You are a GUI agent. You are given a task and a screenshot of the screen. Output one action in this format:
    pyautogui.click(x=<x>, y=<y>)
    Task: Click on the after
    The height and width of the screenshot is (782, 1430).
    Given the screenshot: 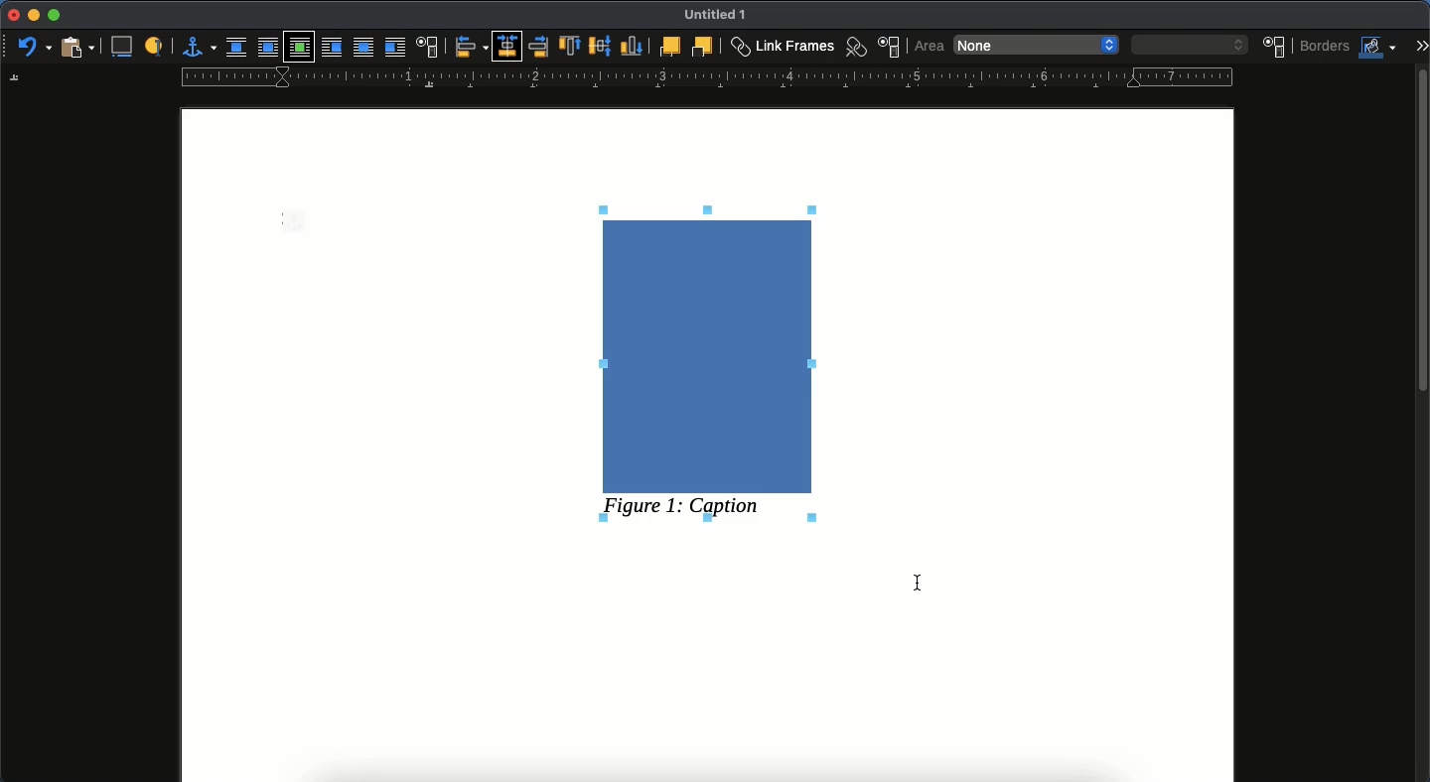 What is the action you would take?
    pyautogui.click(x=395, y=47)
    